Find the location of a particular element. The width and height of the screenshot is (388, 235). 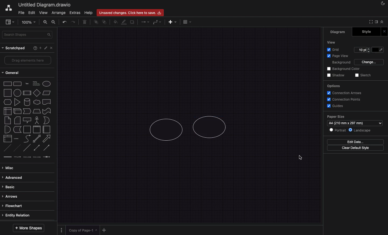

flowchart is located at coordinates (26, 206).